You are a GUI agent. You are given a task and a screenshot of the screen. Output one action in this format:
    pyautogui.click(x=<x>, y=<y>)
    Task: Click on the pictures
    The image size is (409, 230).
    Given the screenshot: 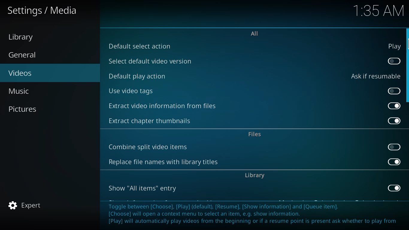 What is the action you would take?
    pyautogui.click(x=24, y=109)
    